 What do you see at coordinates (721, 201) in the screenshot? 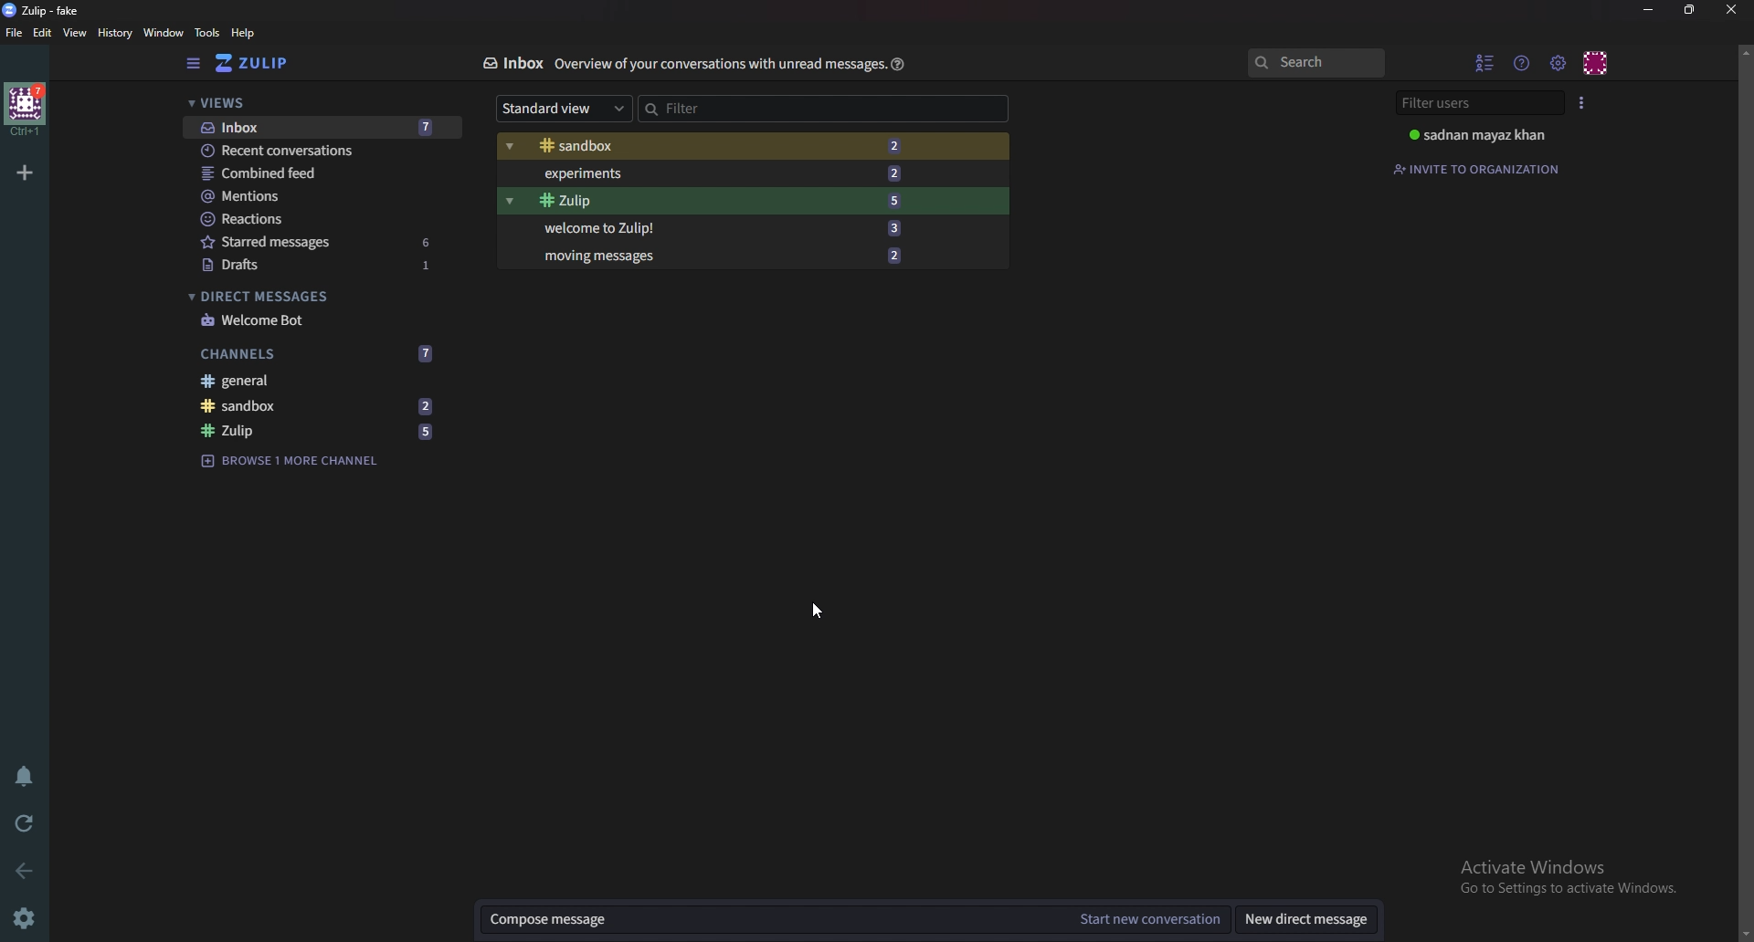
I see `zulip` at bounding box center [721, 201].